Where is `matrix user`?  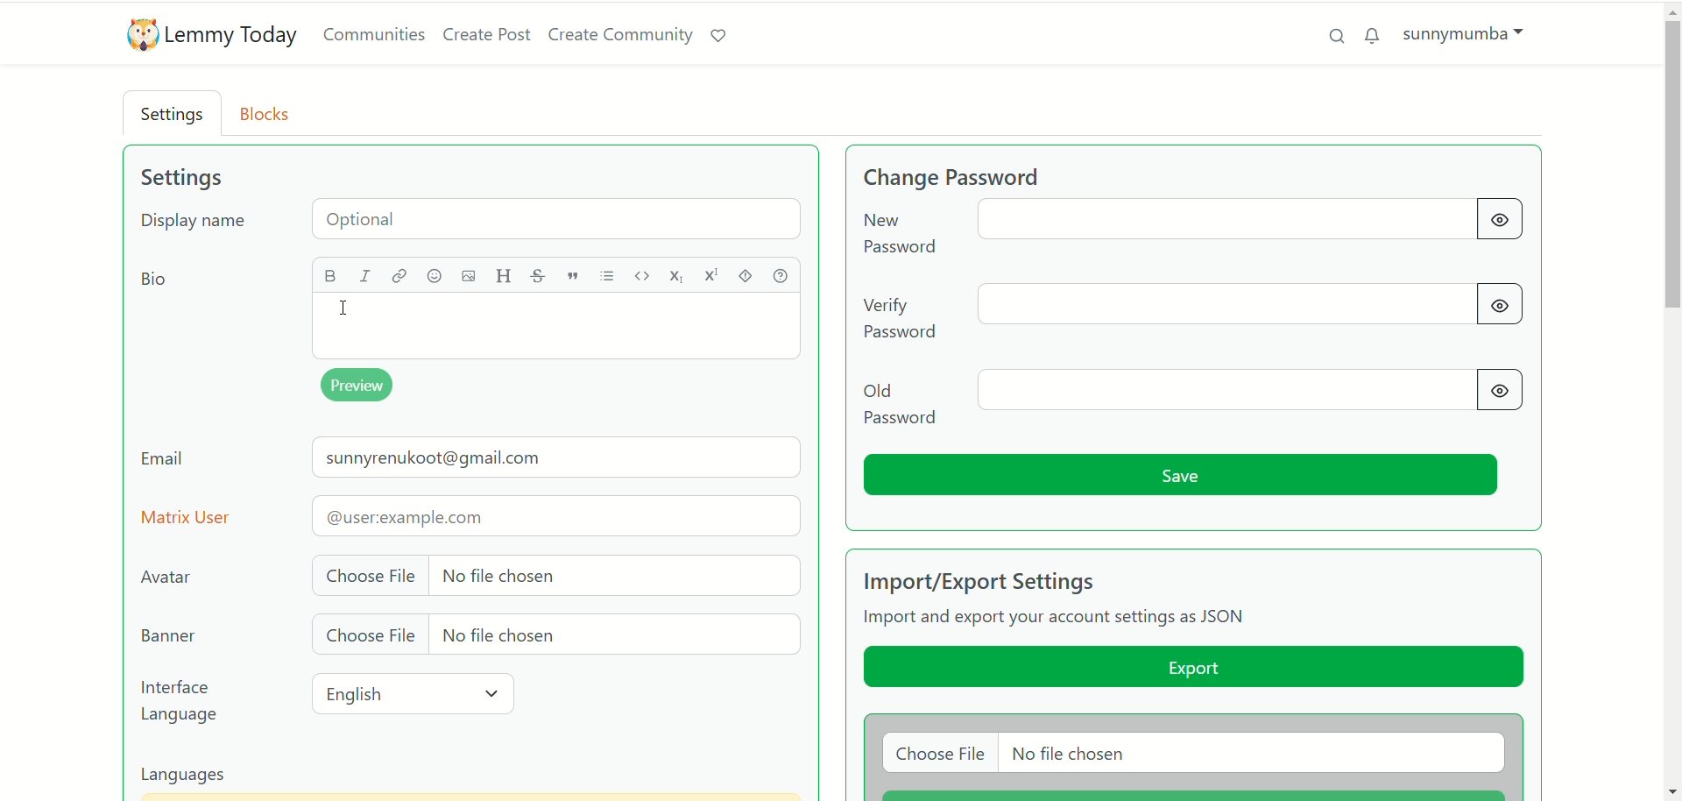 matrix user is located at coordinates (471, 515).